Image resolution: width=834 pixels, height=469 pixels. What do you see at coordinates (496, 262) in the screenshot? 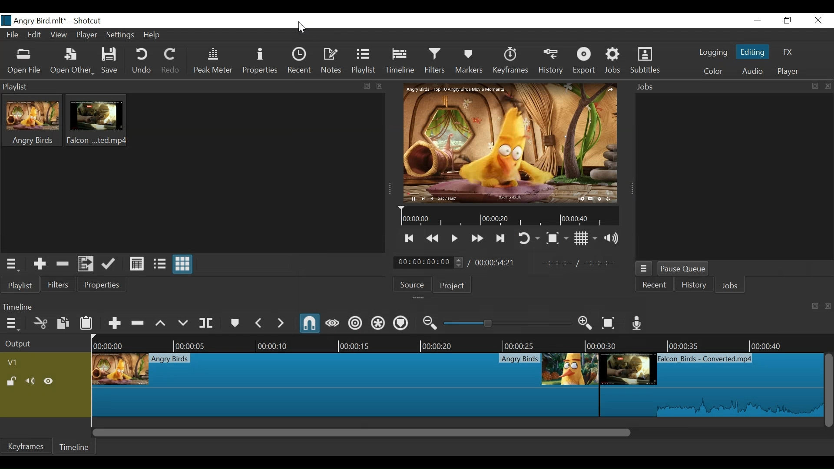
I see `Total Duration` at bounding box center [496, 262].